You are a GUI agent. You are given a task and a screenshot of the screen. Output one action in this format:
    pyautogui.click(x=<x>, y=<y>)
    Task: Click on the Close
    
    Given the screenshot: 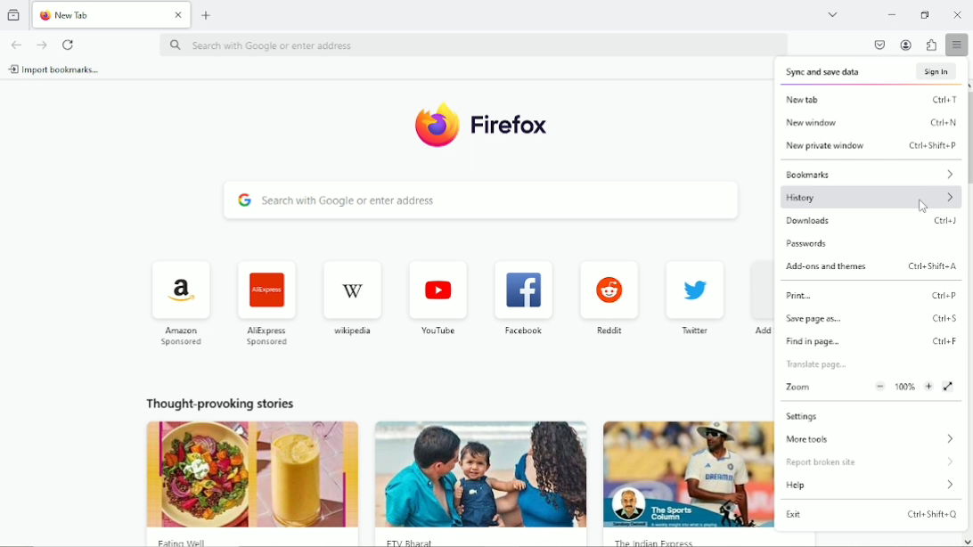 What is the action you would take?
    pyautogui.click(x=959, y=15)
    